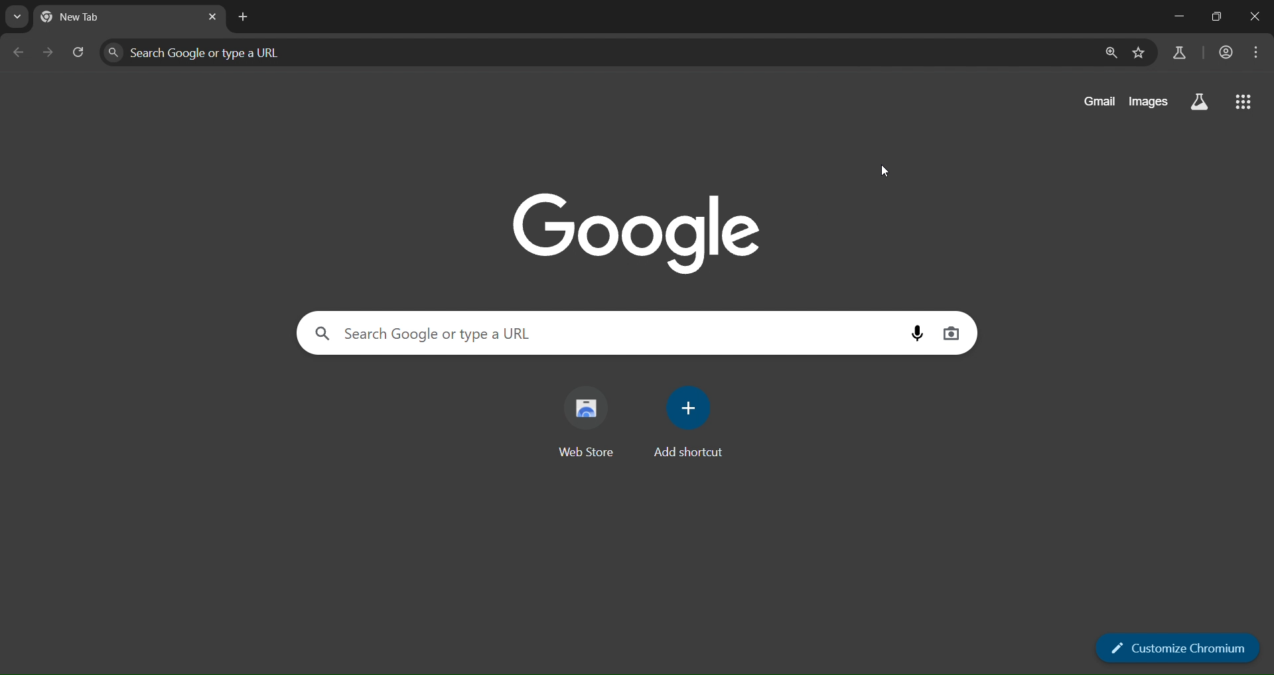 The image size is (1274, 675). What do you see at coordinates (1247, 102) in the screenshot?
I see `google apps` at bounding box center [1247, 102].